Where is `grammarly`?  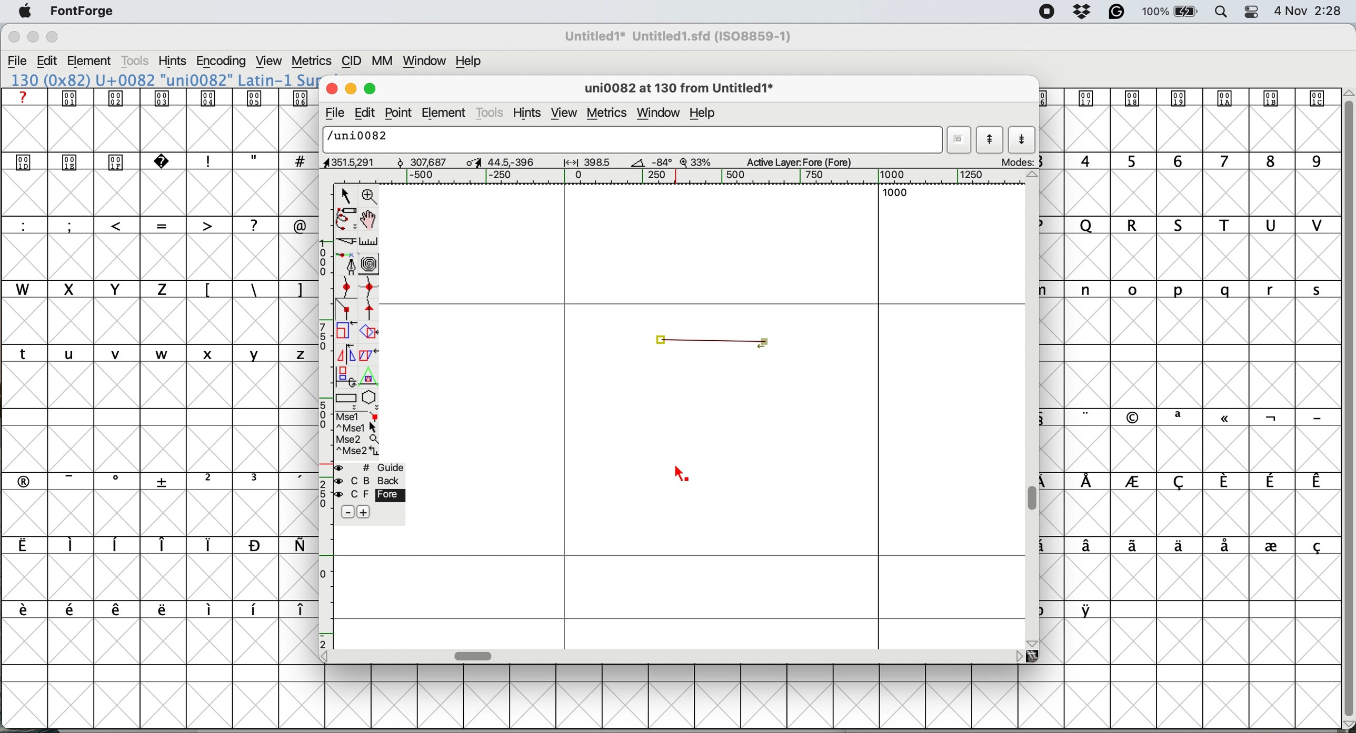
grammarly is located at coordinates (1118, 13).